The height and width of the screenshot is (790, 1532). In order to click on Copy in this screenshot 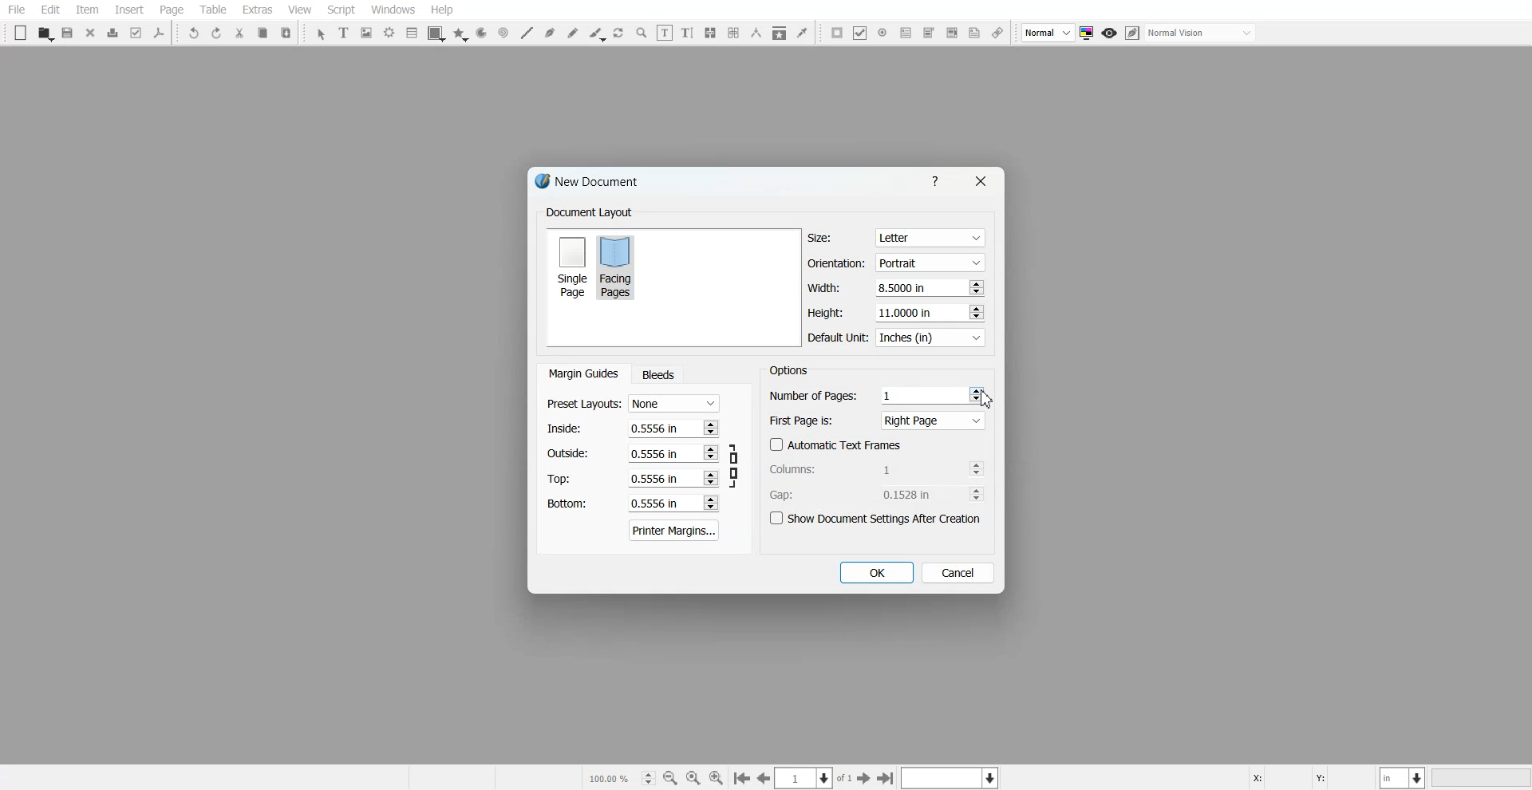, I will do `click(262, 33)`.